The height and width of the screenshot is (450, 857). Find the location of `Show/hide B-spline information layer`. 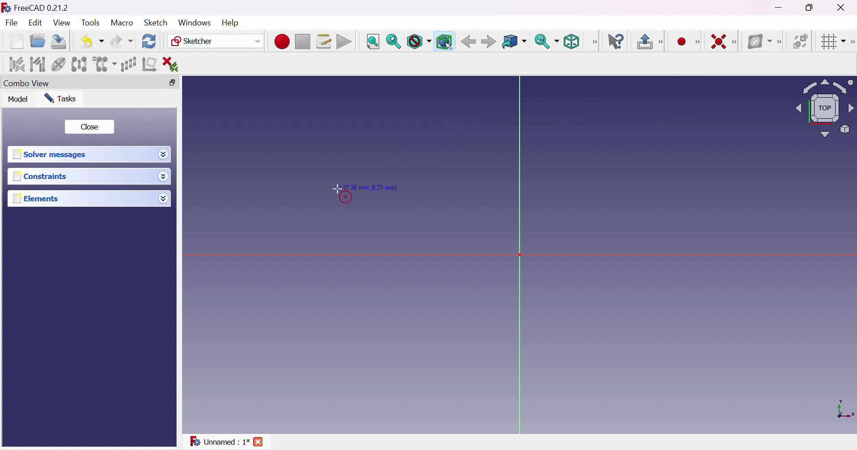

Show/hide B-spline information layer is located at coordinates (759, 42).